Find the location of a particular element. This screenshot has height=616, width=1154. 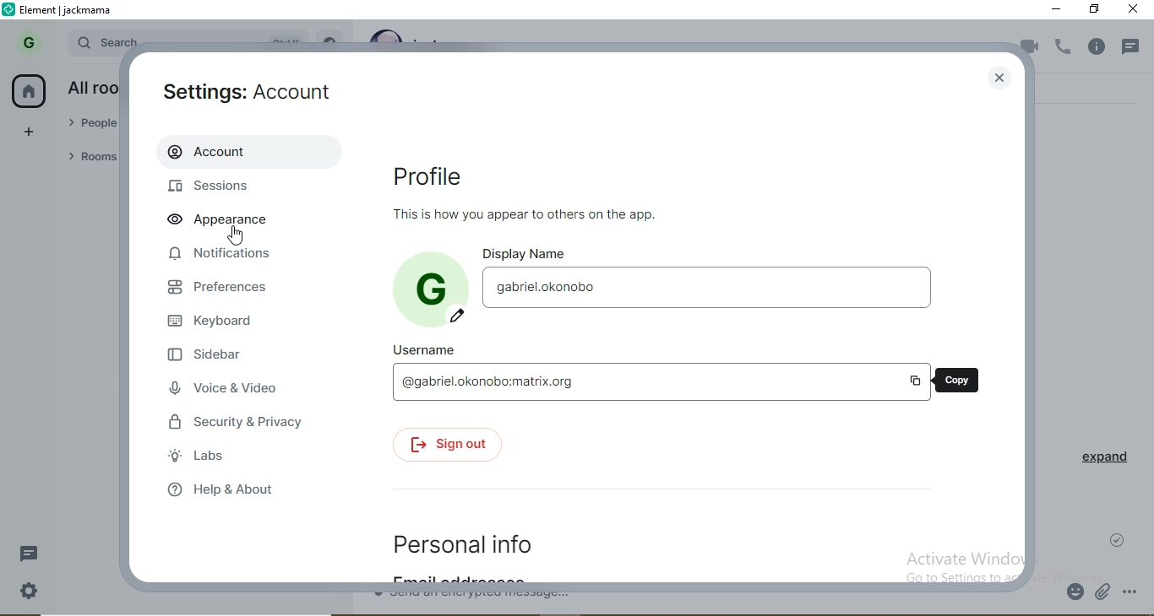

notifications is located at coordinates (223, 254).